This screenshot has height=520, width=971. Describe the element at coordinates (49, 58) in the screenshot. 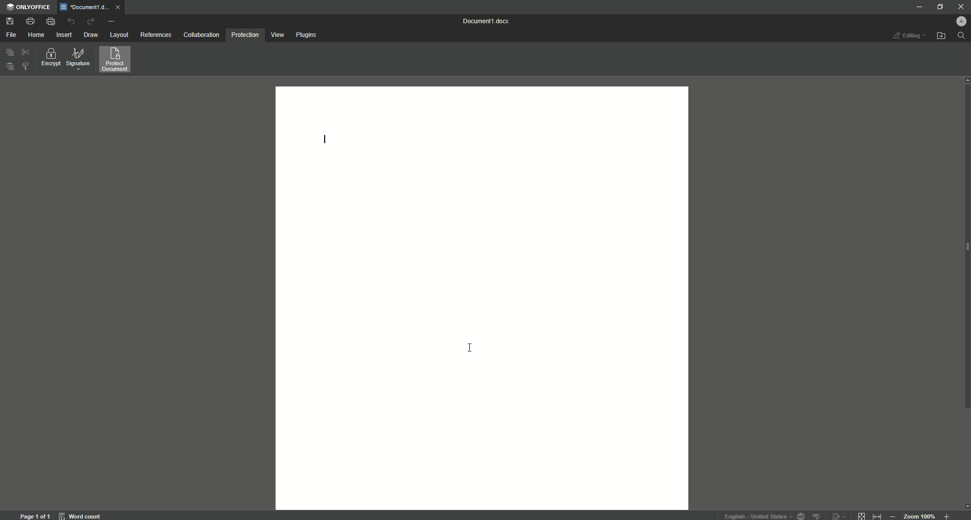

I see `Encrypt` at that location.